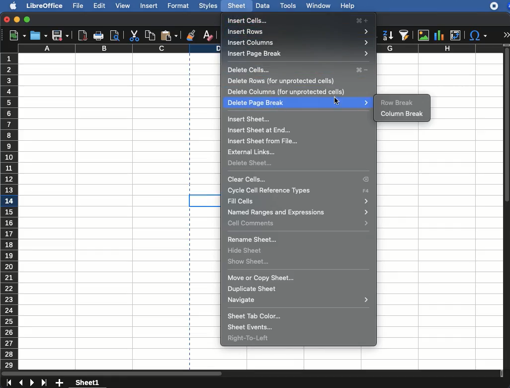  Describe the element at coordinates (260, 130) in the screenshot. I see `insert sheet at end` at that location.